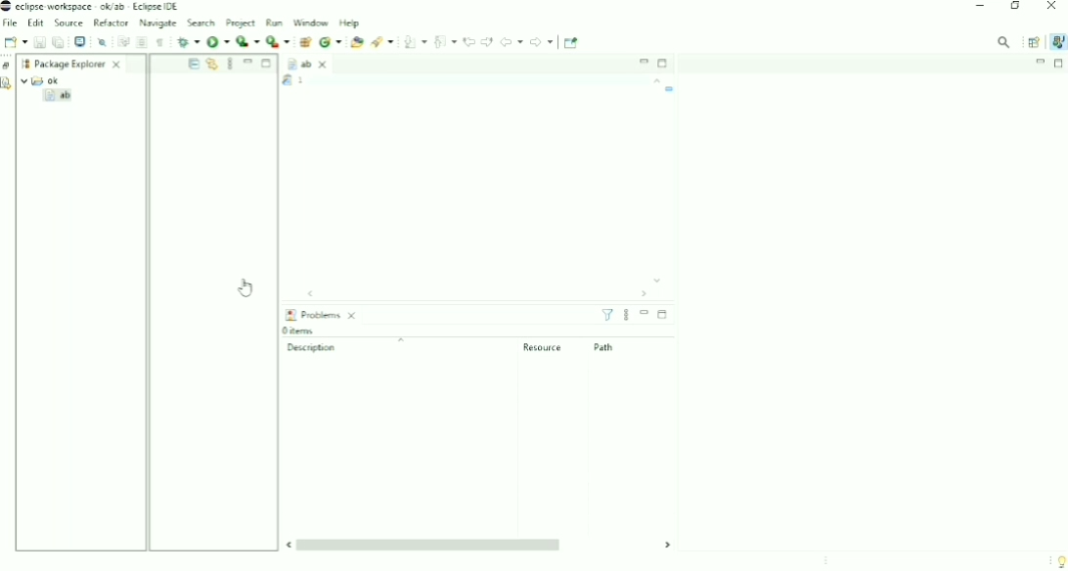 This screenshot has height=571, width=1068. I want to click on Maximize, so click(268, 65).